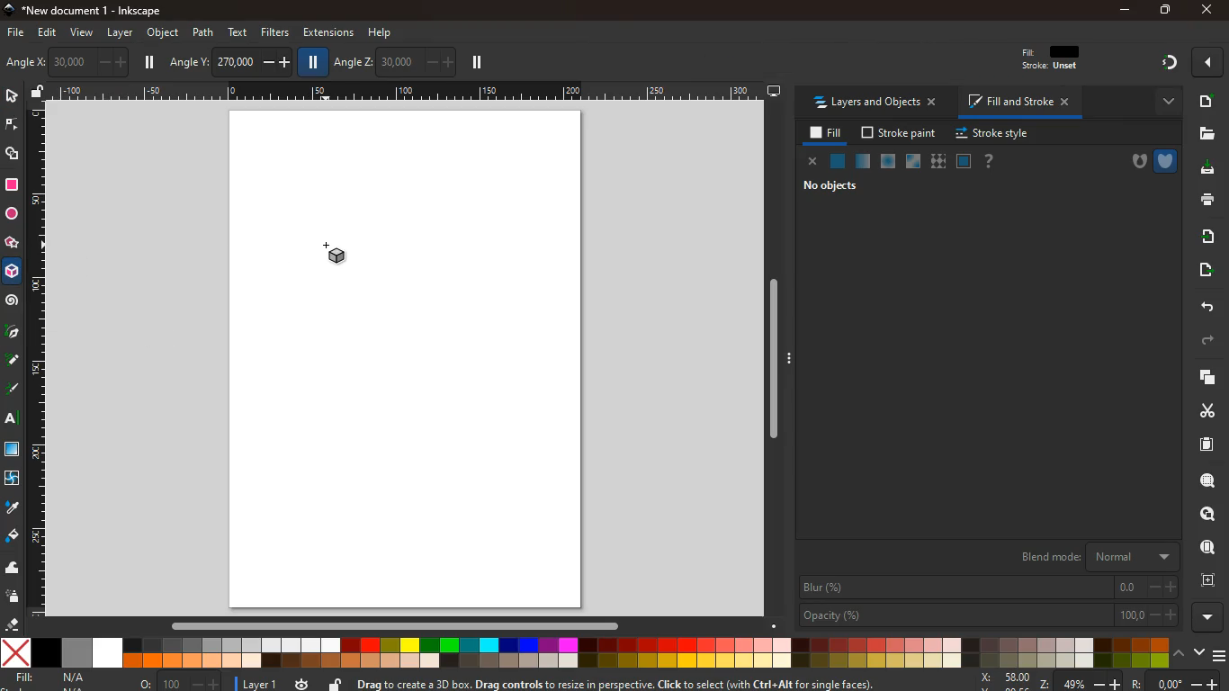  Describe the element at coordinates (885, 161) in the screenshot. I see `ice` at that location.